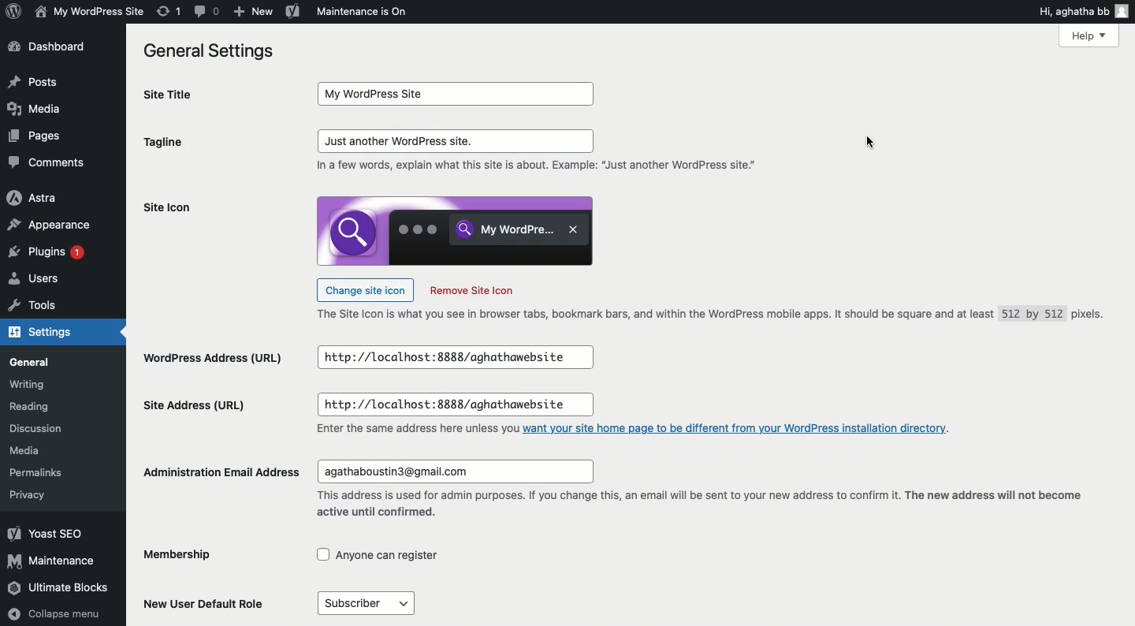  I want to click on input box, so click(455, 405).